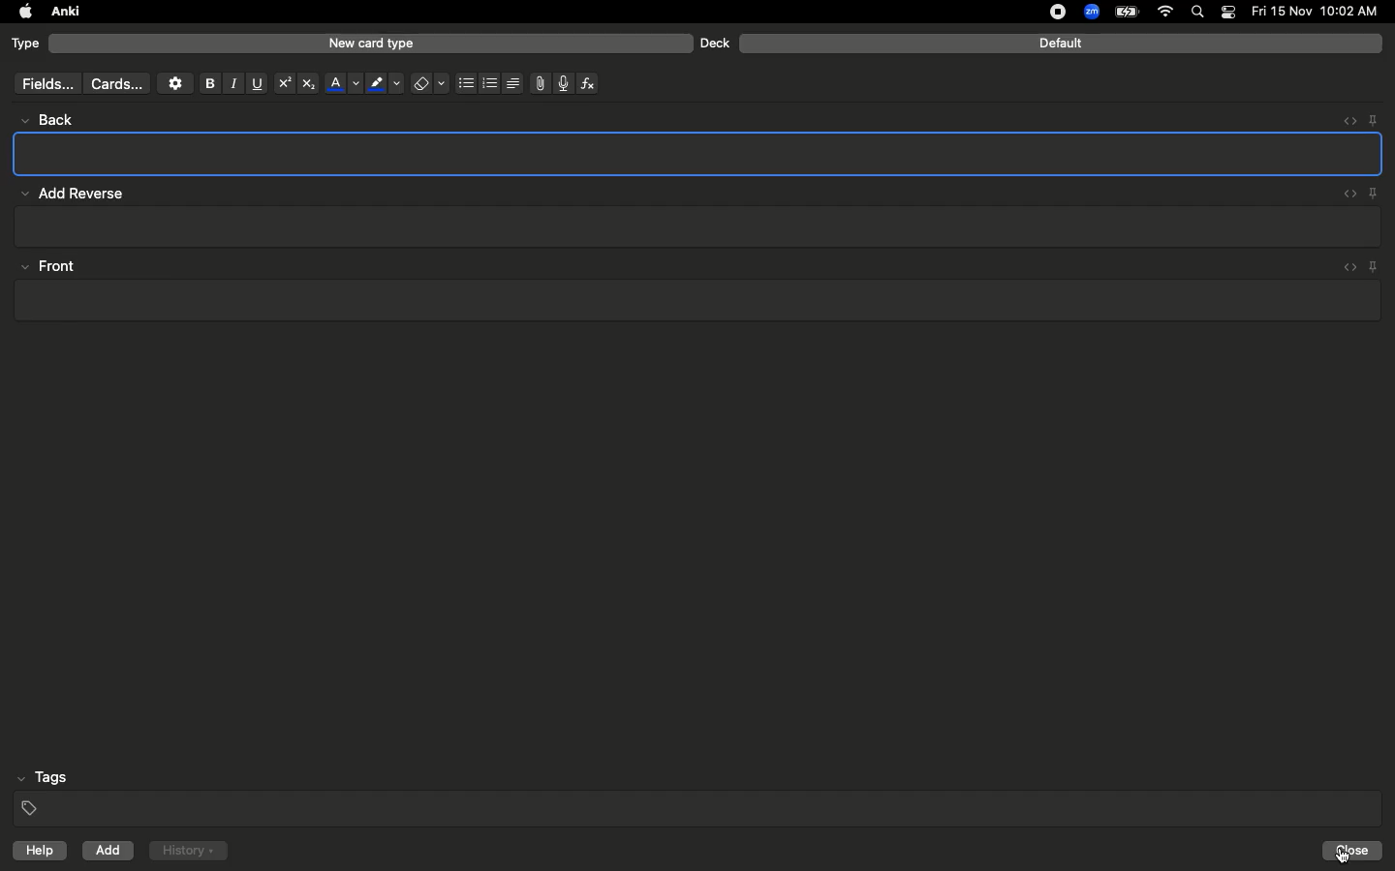  I want to click on Cards, so click(116, 84).